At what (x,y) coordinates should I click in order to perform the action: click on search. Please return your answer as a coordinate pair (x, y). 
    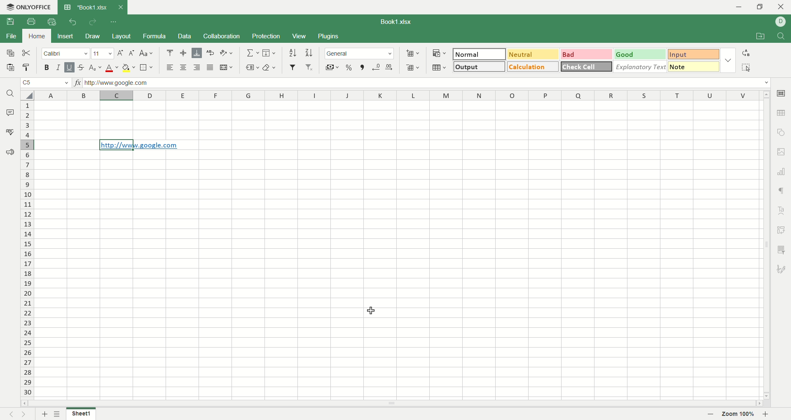
    Looking at the image, I should click on (11, 95).